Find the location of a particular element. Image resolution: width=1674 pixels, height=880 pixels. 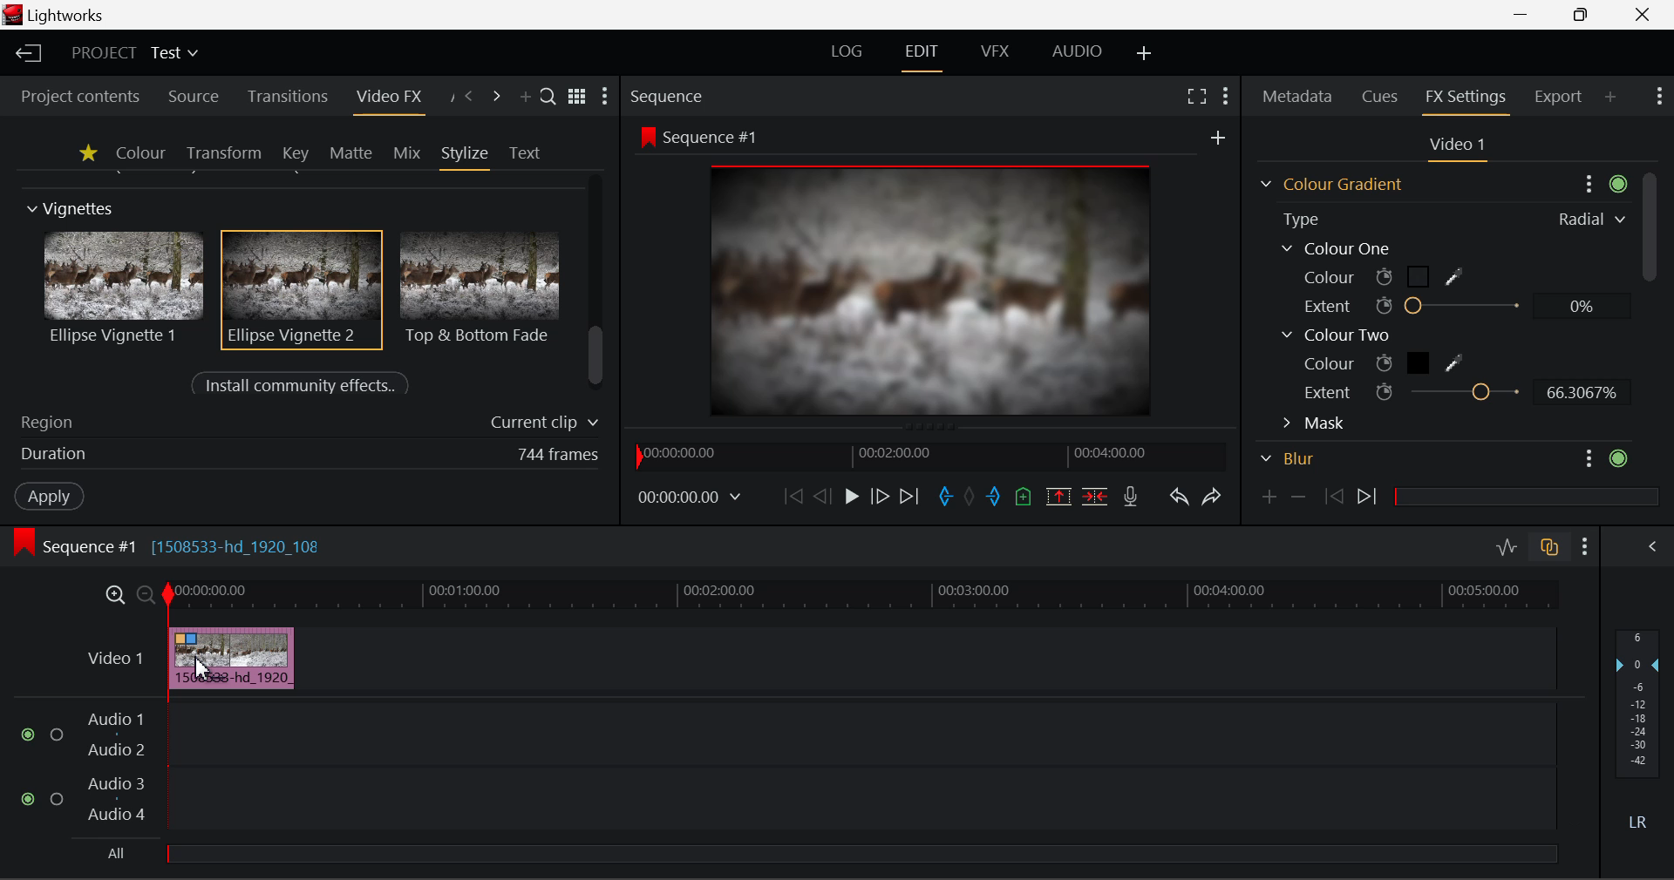

Sequence #1 Edit Timeline is located at coordinates (174, 545).